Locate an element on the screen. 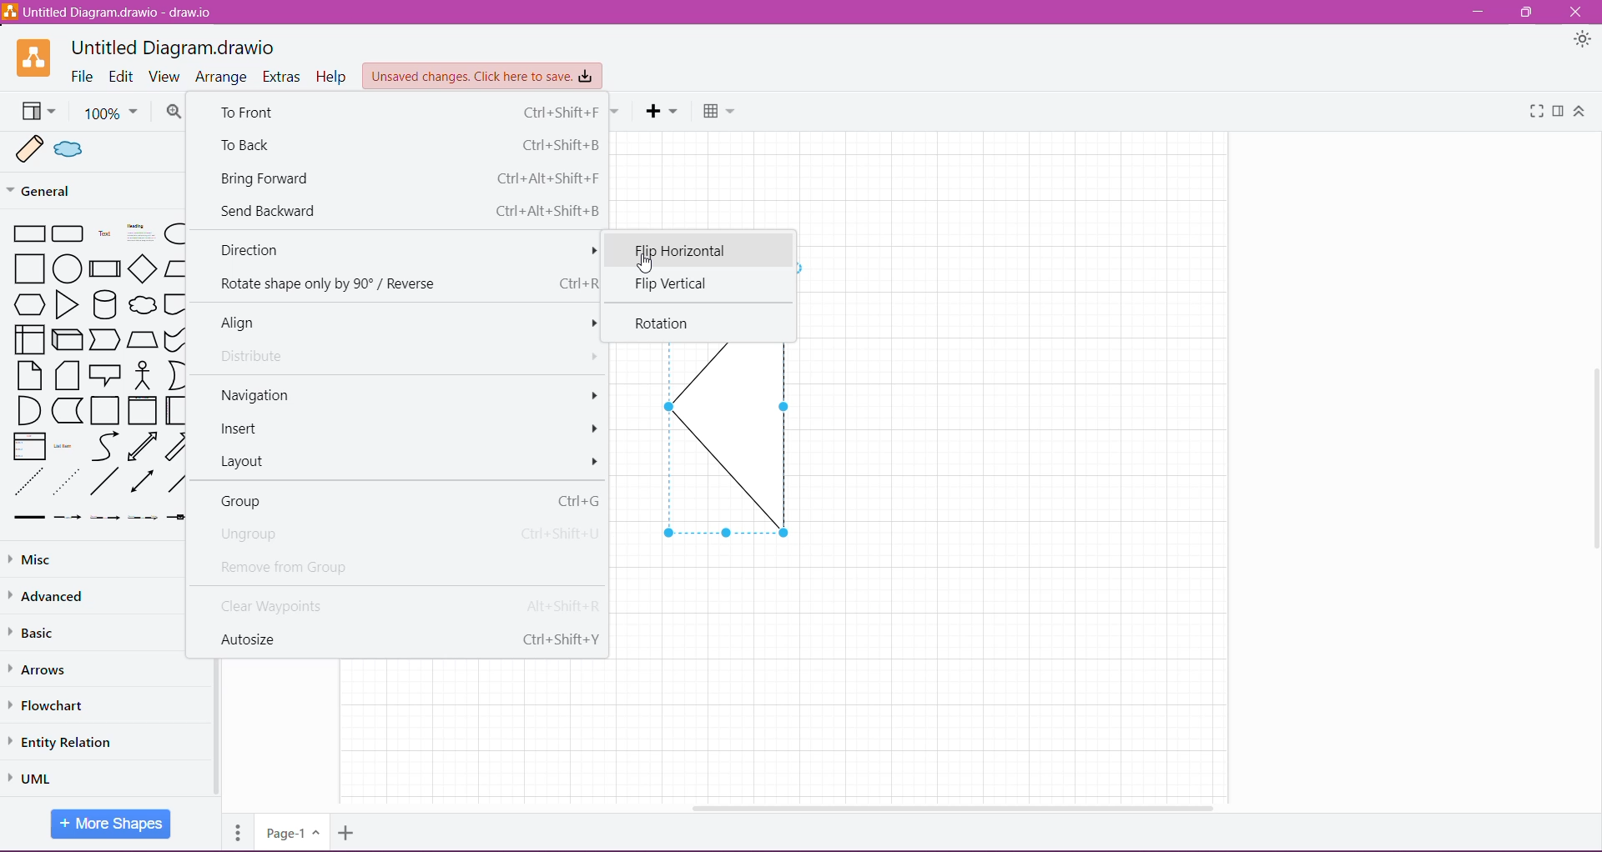 This screenshot has height=852, width=1602. Group Ctrl+G is located at coordinates (406, 501).